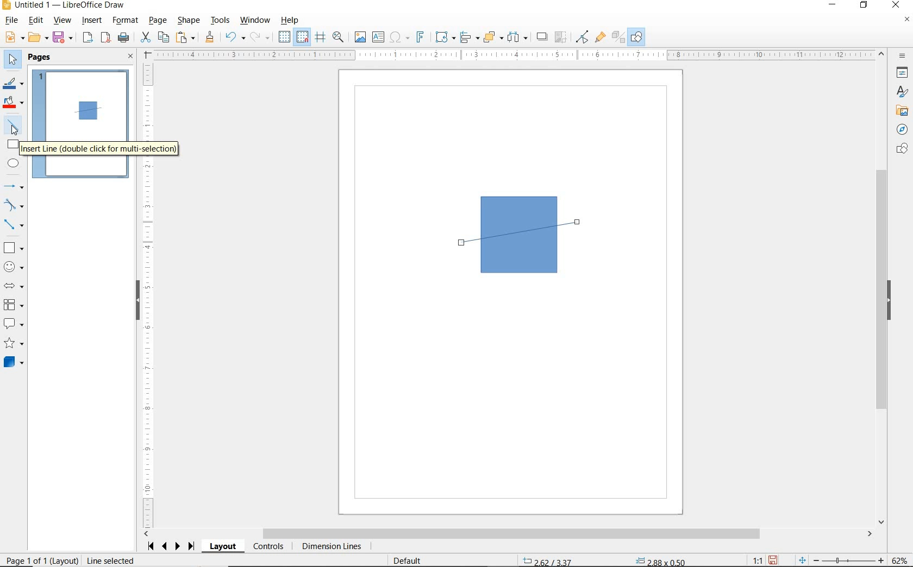  I want to click on REDO, so click(262, 37).